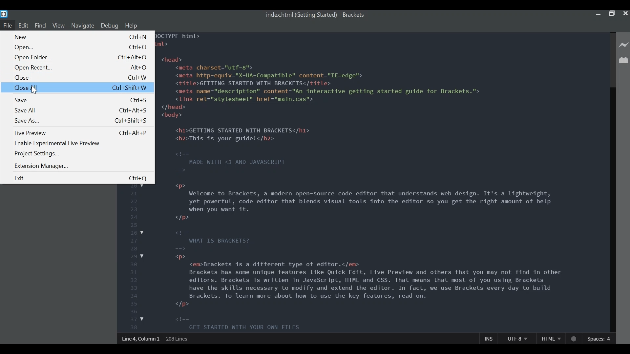 Image resolution: width=630 pixels, height=354 pixels. What do you see at coordinates (551, 339) in the screenshot?
I see `HTML` at bounding box center [551, 339].